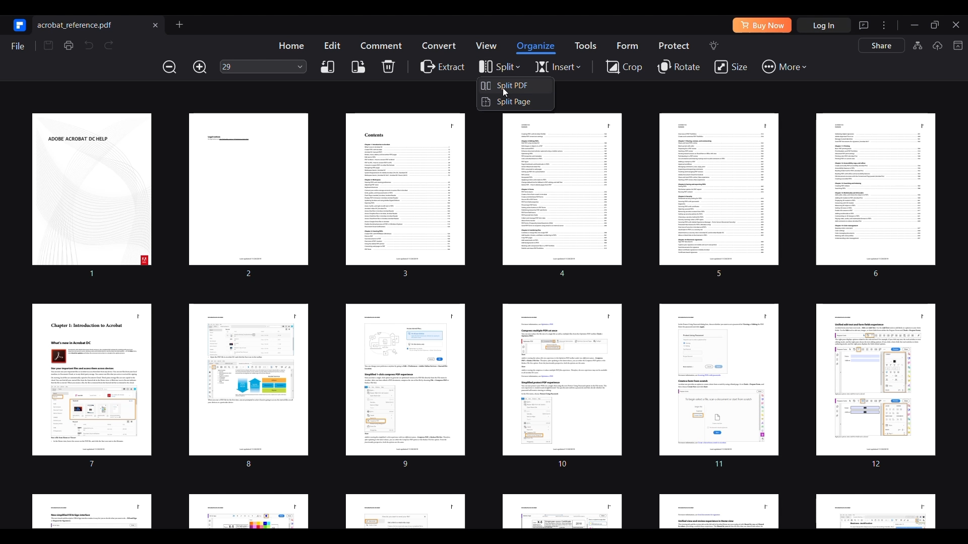 This screenshot has height=544, width=968. What do you see at coordinates (882, 45) in the screenshot?
I see `Share` at bounding box center [882, 45].